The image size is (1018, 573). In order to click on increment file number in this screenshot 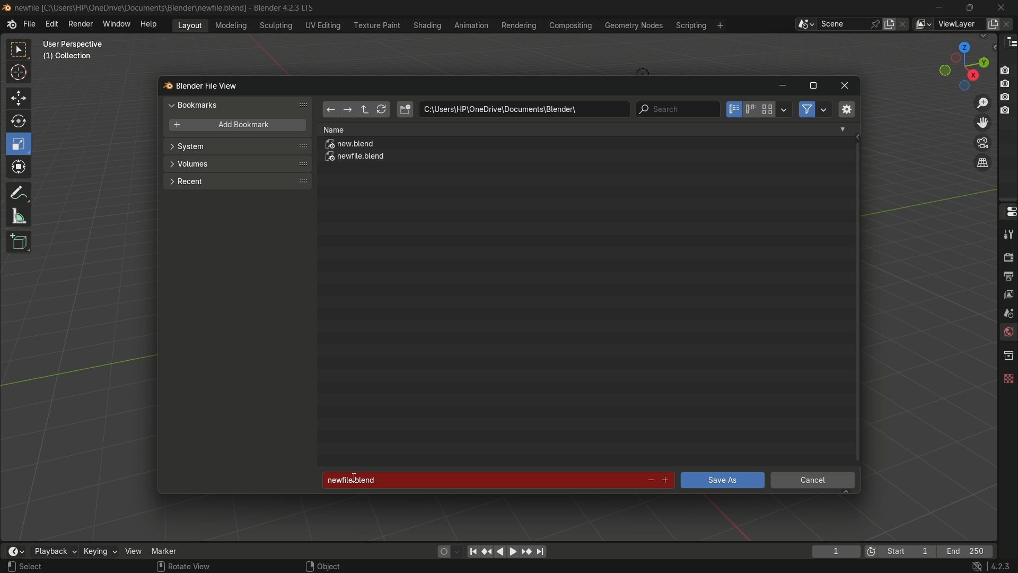, I will do `click(666, 481)`.